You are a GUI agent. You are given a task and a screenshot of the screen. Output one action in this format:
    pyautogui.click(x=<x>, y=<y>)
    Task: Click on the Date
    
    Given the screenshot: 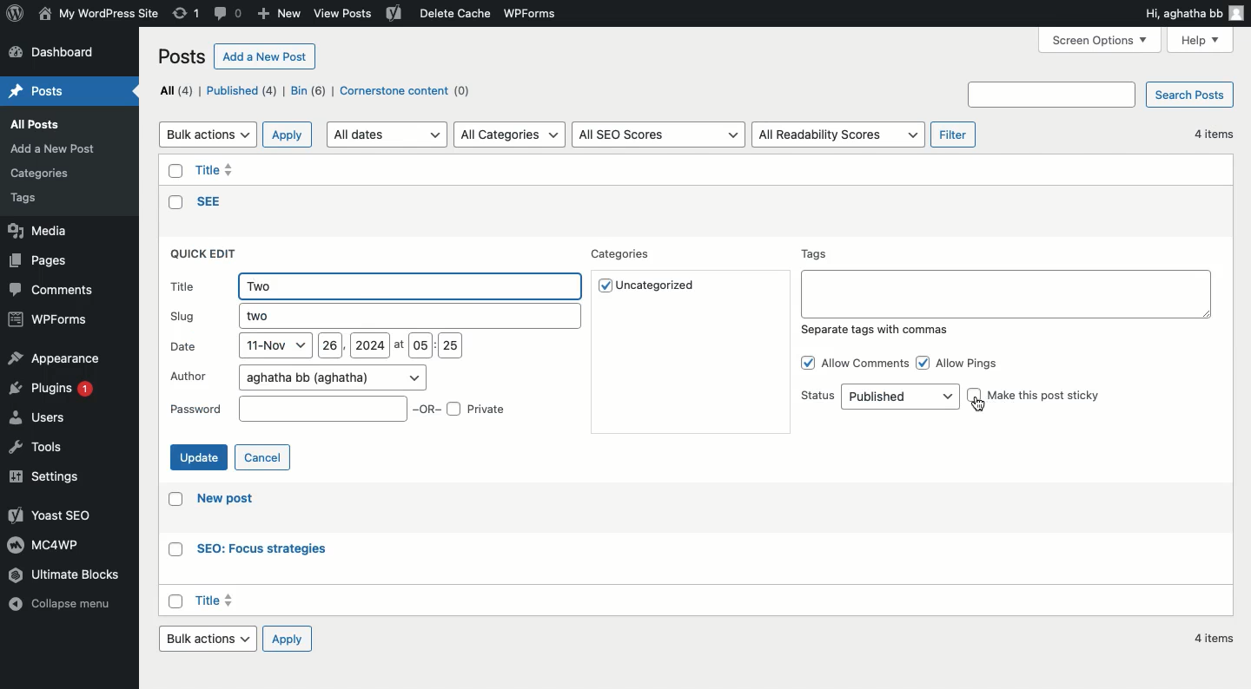 What is the action you would take?
    pyautogui.click(x=314, y=348)
    